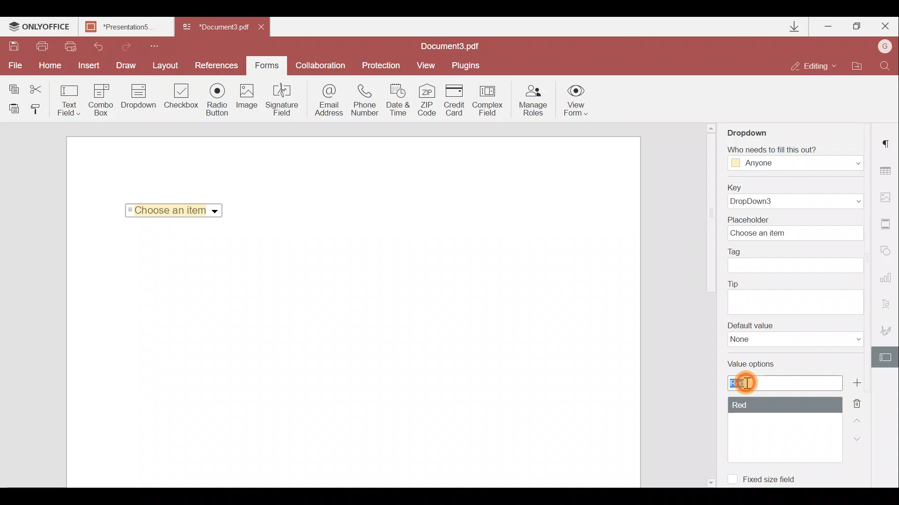 This screenshot has width=899, height=505. What do you see at coordinates (793, 228) in the screenshot?
I see `Placeholder` at bounding box center [793, 228].